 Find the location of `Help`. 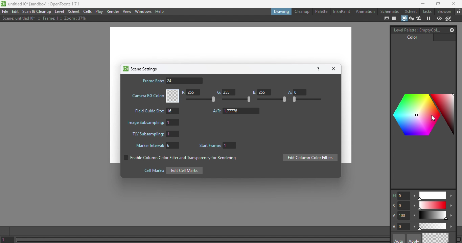

Help is located at coordinates (161, 12).